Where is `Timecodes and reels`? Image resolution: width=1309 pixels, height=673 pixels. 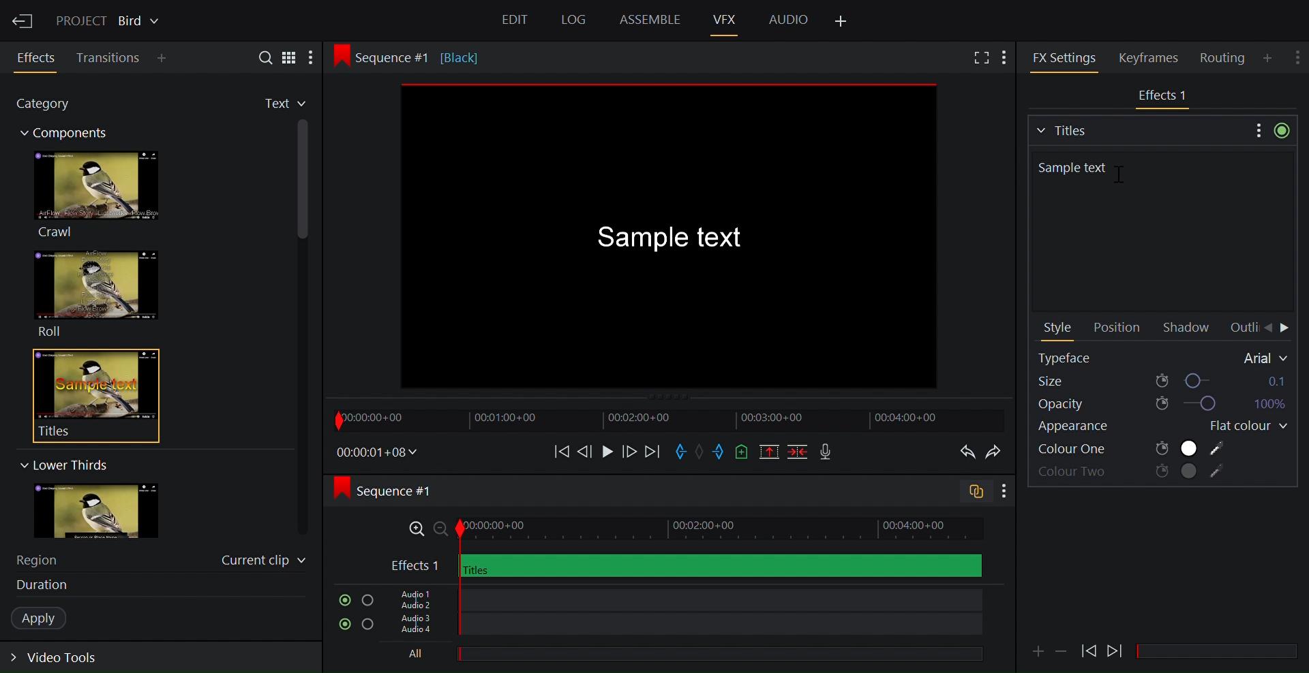 Timecodes and reels is located at coordinates (378, 452).